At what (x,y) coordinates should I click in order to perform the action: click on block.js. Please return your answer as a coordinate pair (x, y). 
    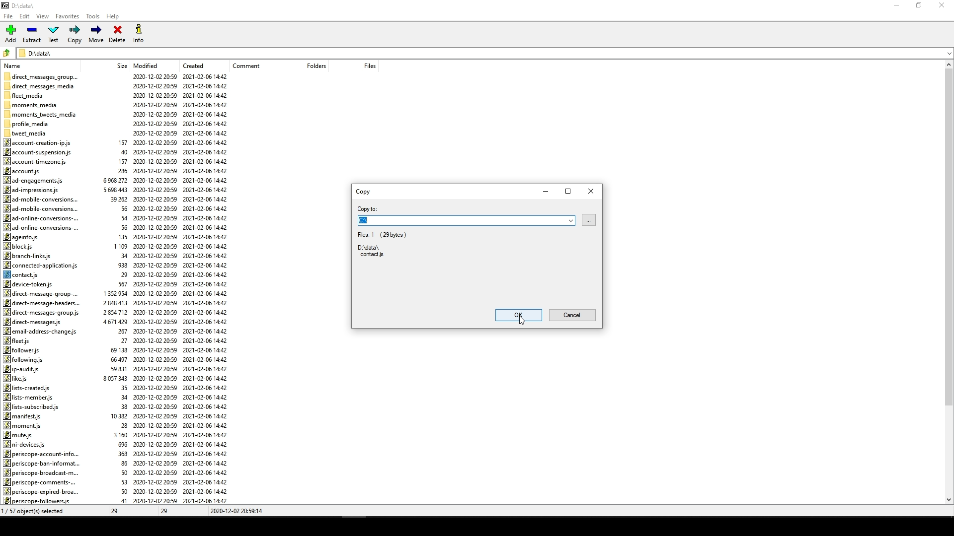
    Looking at the image, I should click on (18, 247).